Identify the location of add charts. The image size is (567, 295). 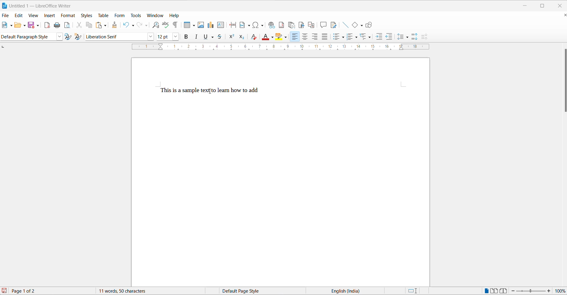
(210, 26).